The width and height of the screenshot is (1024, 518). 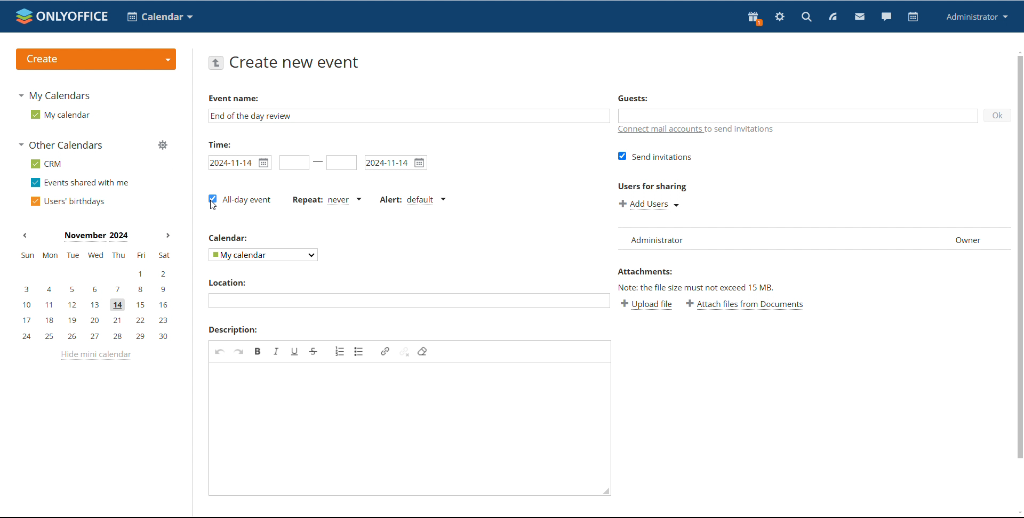 I want to click on cursor, so click(x=213, y=205).